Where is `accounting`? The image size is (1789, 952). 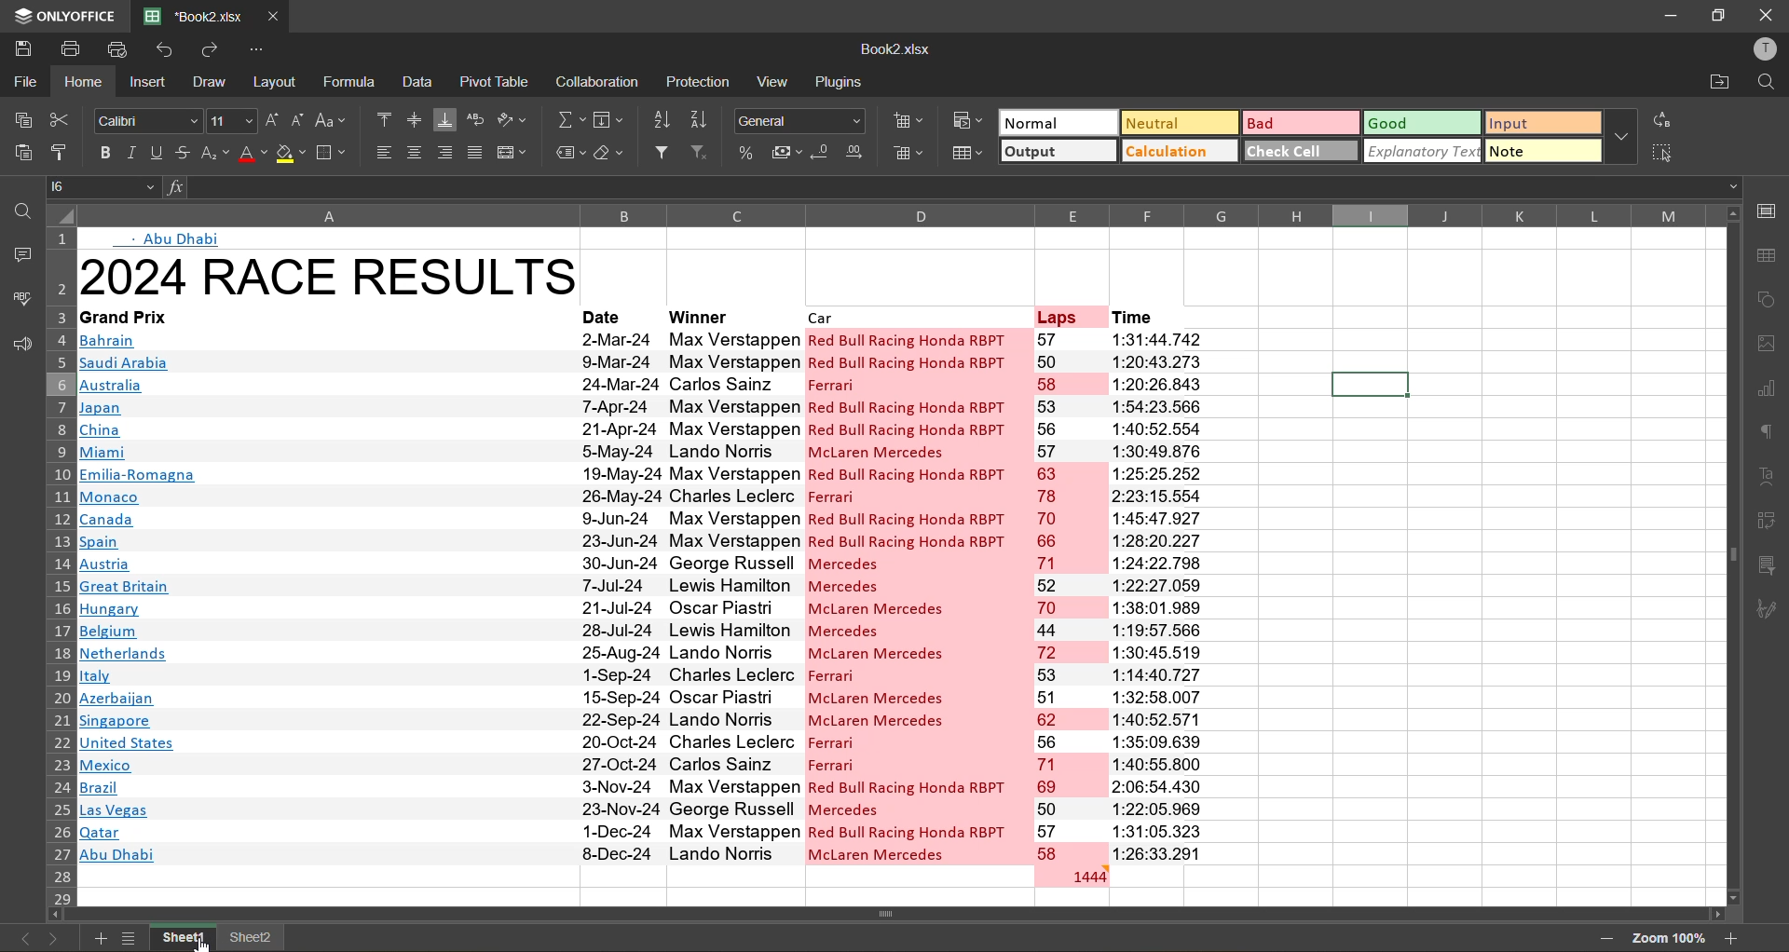 accounting is located at coordinates (785, 152).